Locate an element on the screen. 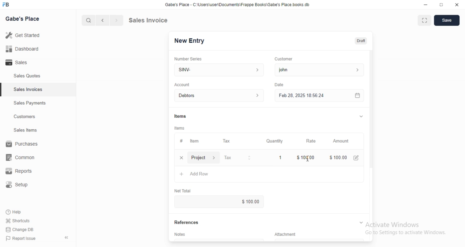 This screenshot has height=247, width=465. Sales Quotes is located at coordinates (23, 76).